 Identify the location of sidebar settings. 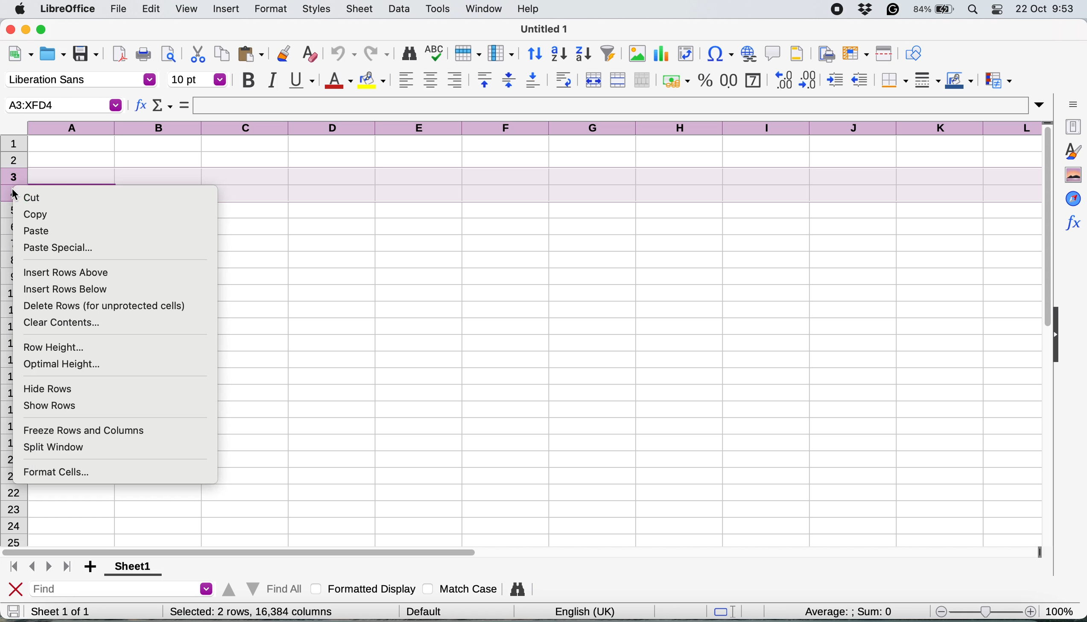
(1073, 103).